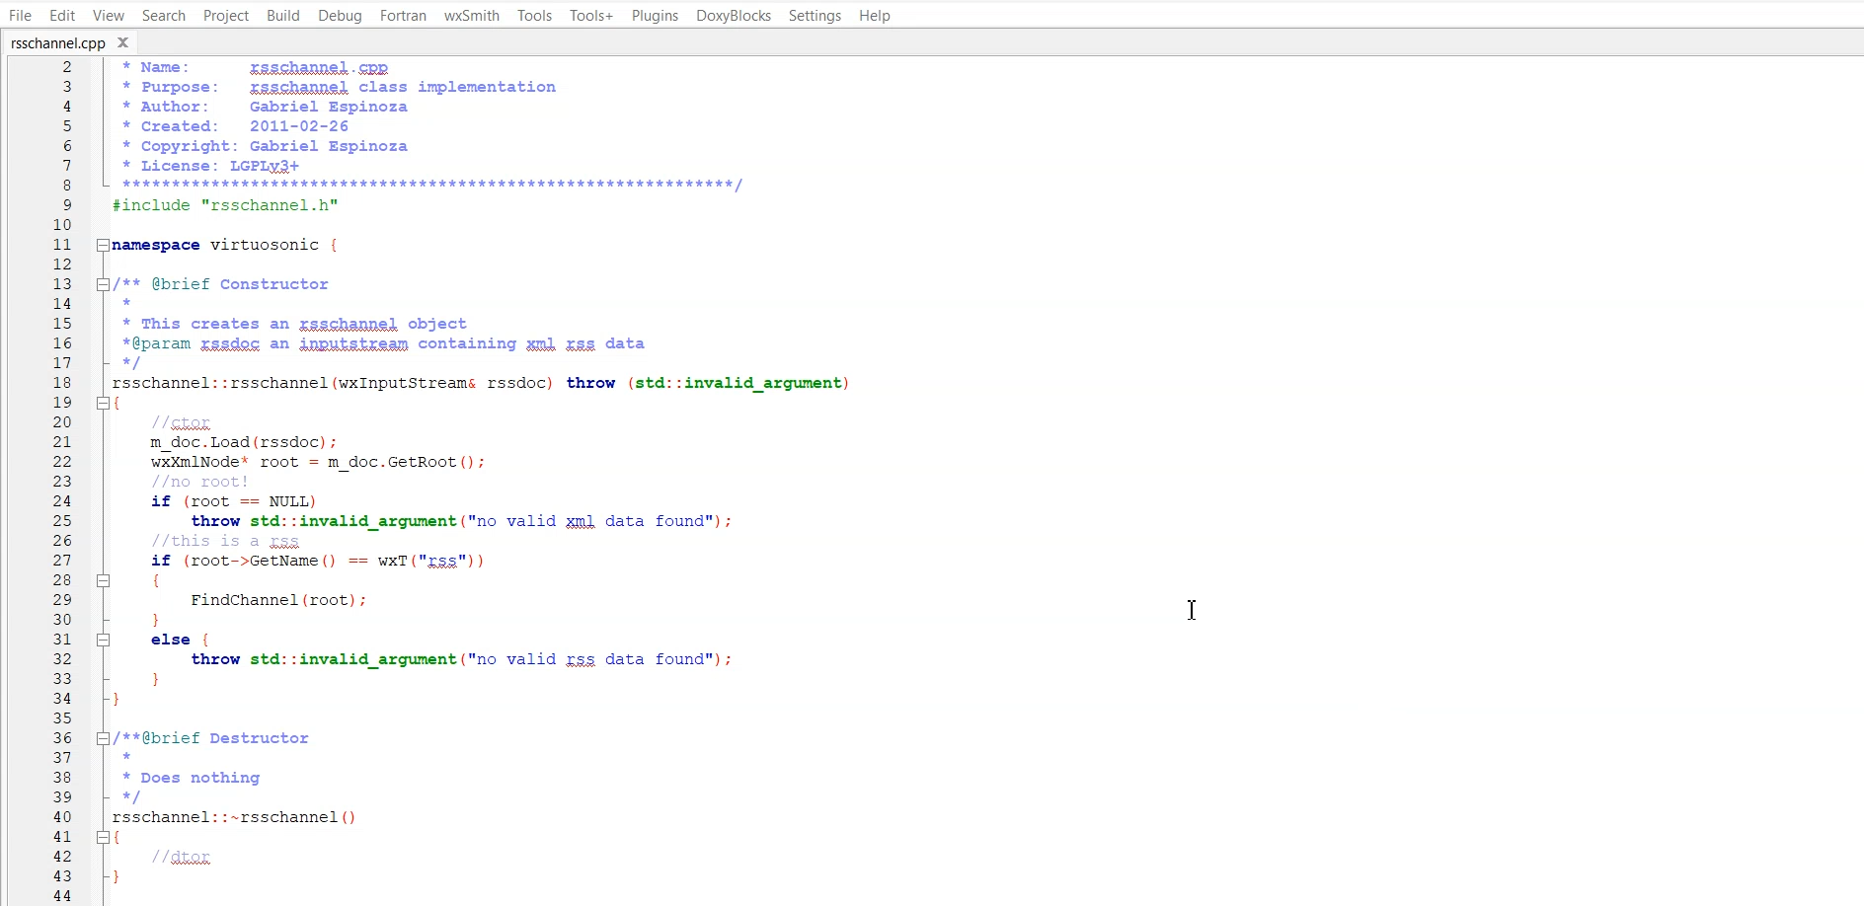  I want to click on View, so click(108, 16).